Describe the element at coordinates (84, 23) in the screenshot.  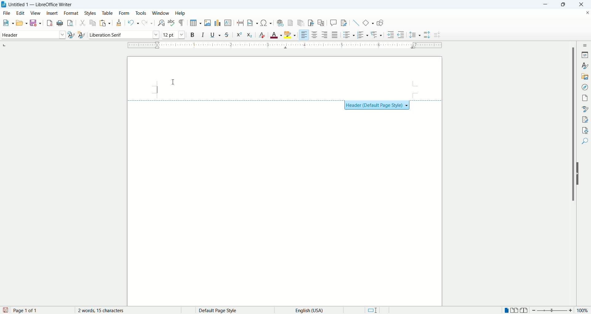
I see `cut` at that location.